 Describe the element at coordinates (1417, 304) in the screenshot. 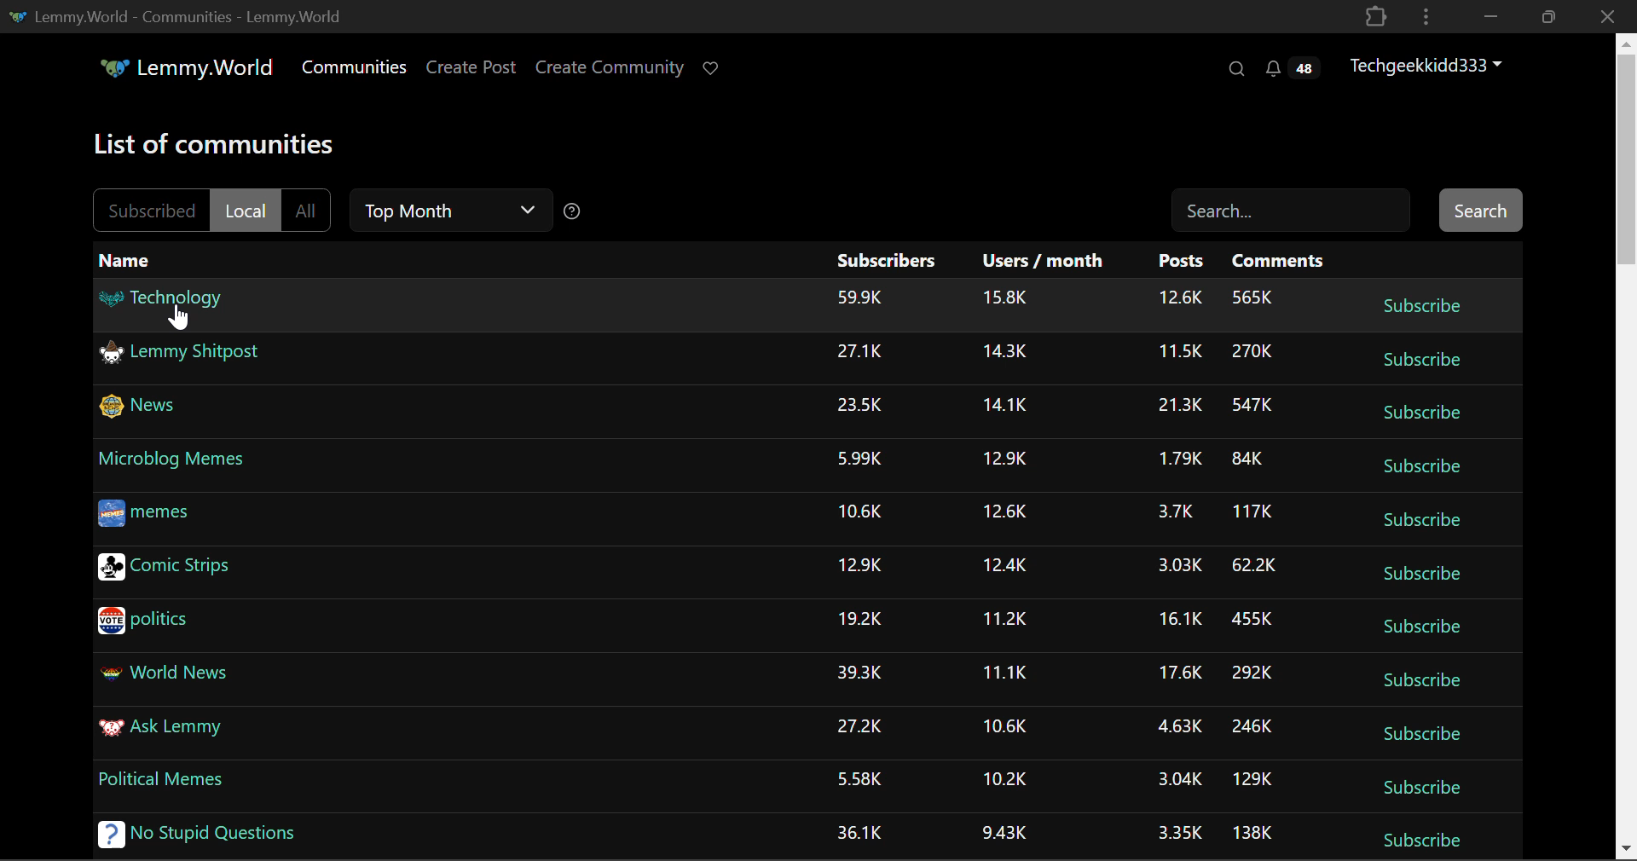

I see `Subscribe` at that location.